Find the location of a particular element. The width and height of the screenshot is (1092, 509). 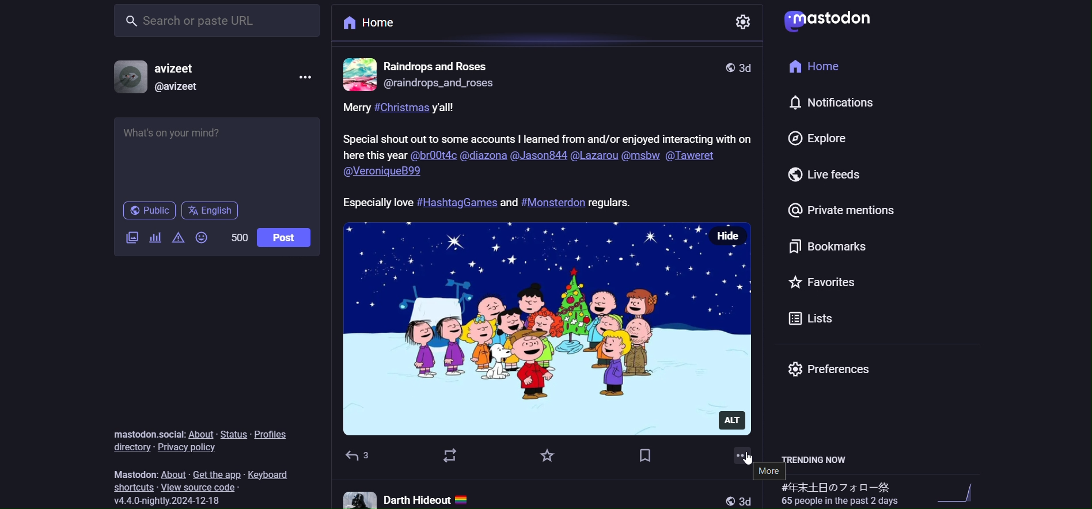

explore is located at coordinates (816, 137).